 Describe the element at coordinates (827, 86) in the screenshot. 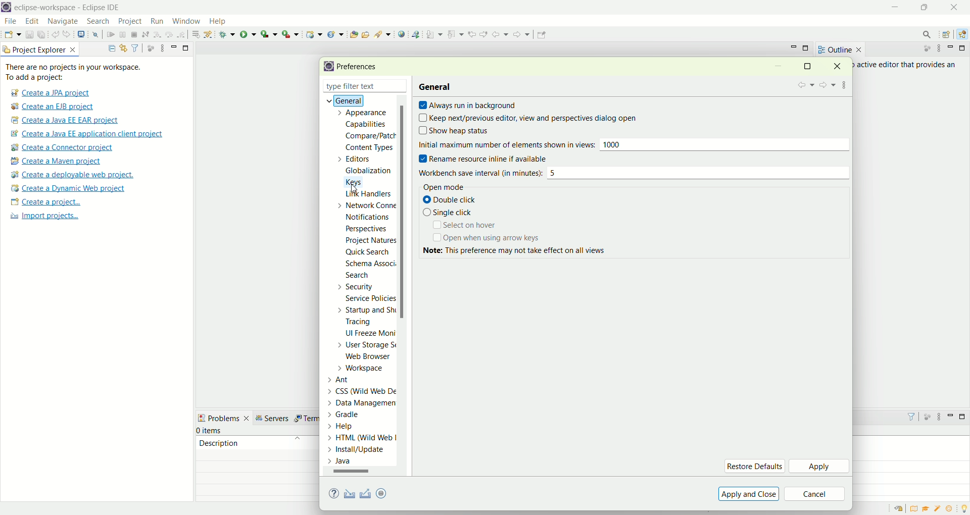

I see `forward` at that location.